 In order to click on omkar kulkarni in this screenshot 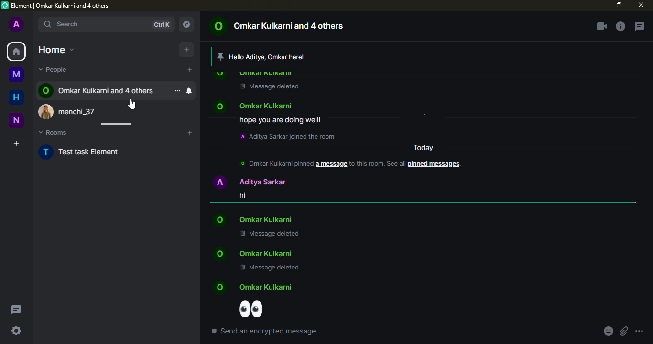, I will do `click(254, 287)`.